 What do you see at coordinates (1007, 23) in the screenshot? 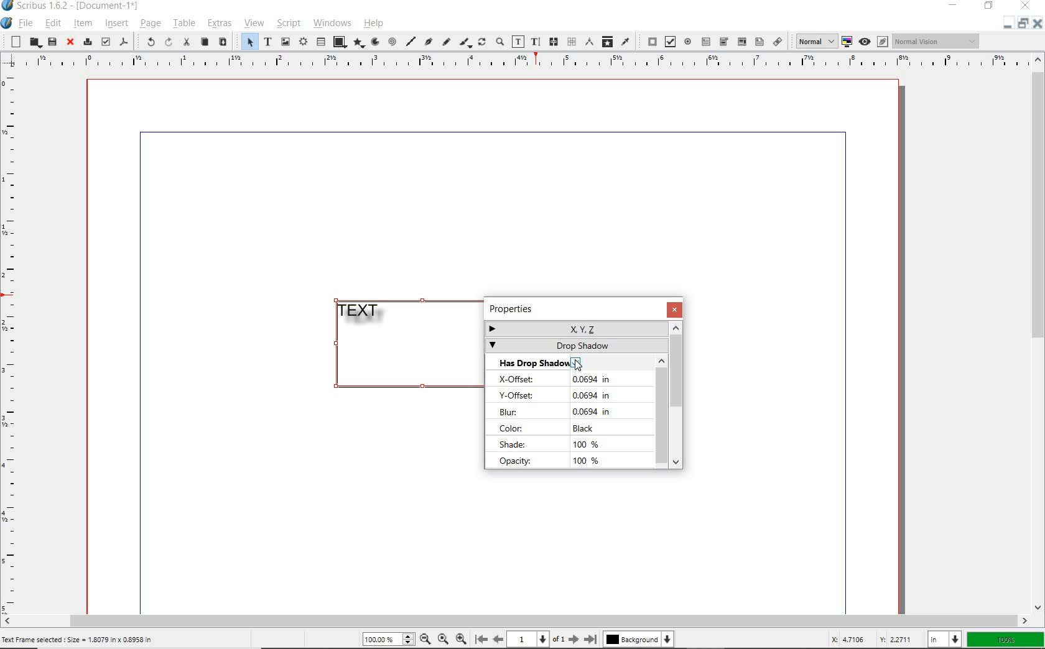
I see `Restore Down` at bounding box center [1007, 23].